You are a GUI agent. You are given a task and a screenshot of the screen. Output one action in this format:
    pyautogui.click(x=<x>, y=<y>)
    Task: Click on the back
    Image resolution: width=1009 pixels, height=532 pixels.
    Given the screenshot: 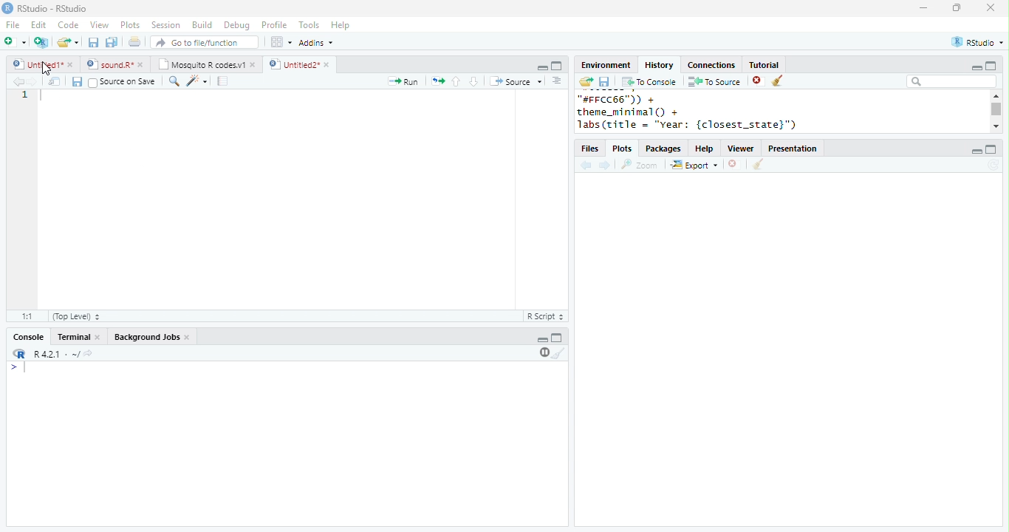 What is the action you would take?
    pyautogui.click(x=17, y=81)
    